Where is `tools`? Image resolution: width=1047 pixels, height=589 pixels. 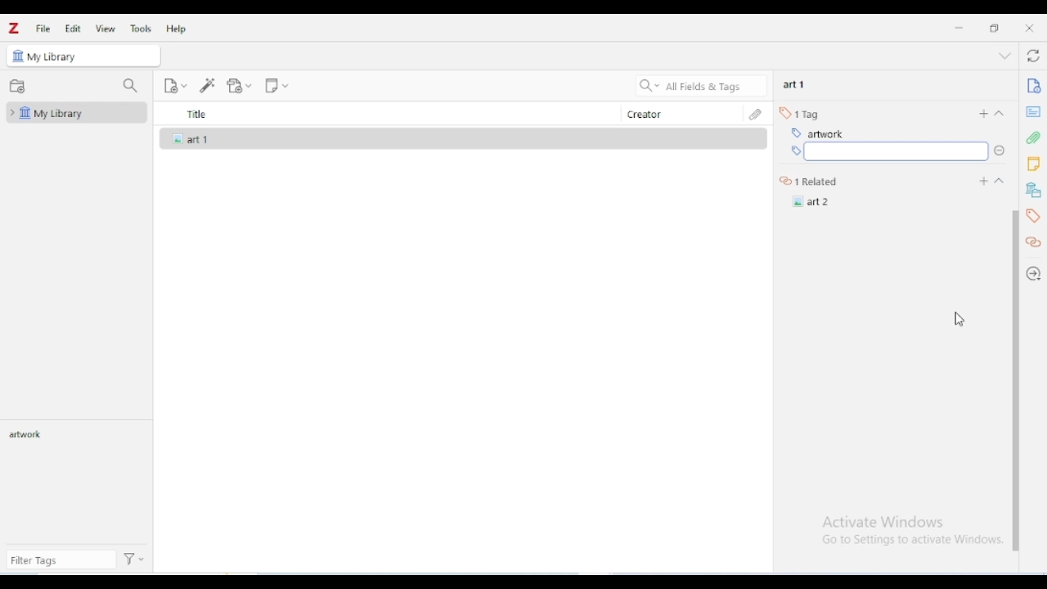 tools is located at coordinates (141, 29).